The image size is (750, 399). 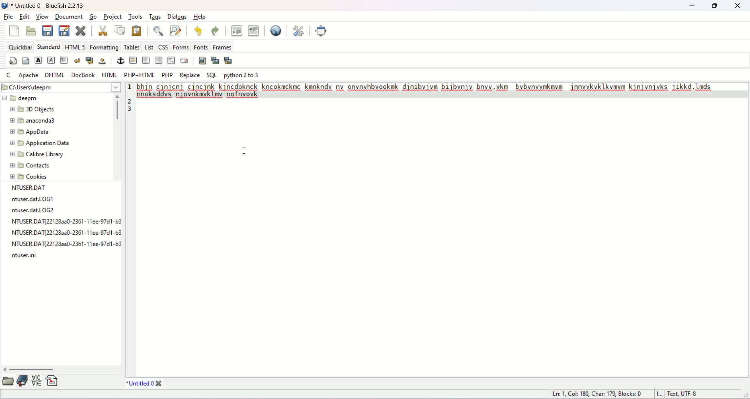 I want to click on break and clear, so click(x=90, y=60).